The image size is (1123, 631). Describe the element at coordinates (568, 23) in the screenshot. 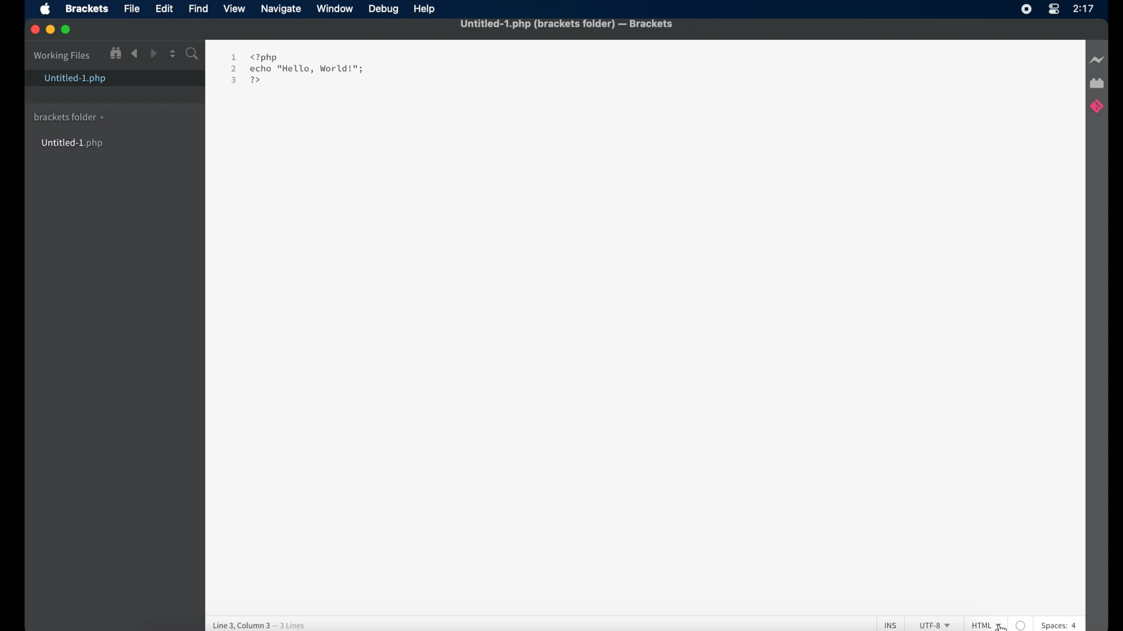

I see `untitled -1 .php (brackets folder) - Brackets` at that location.